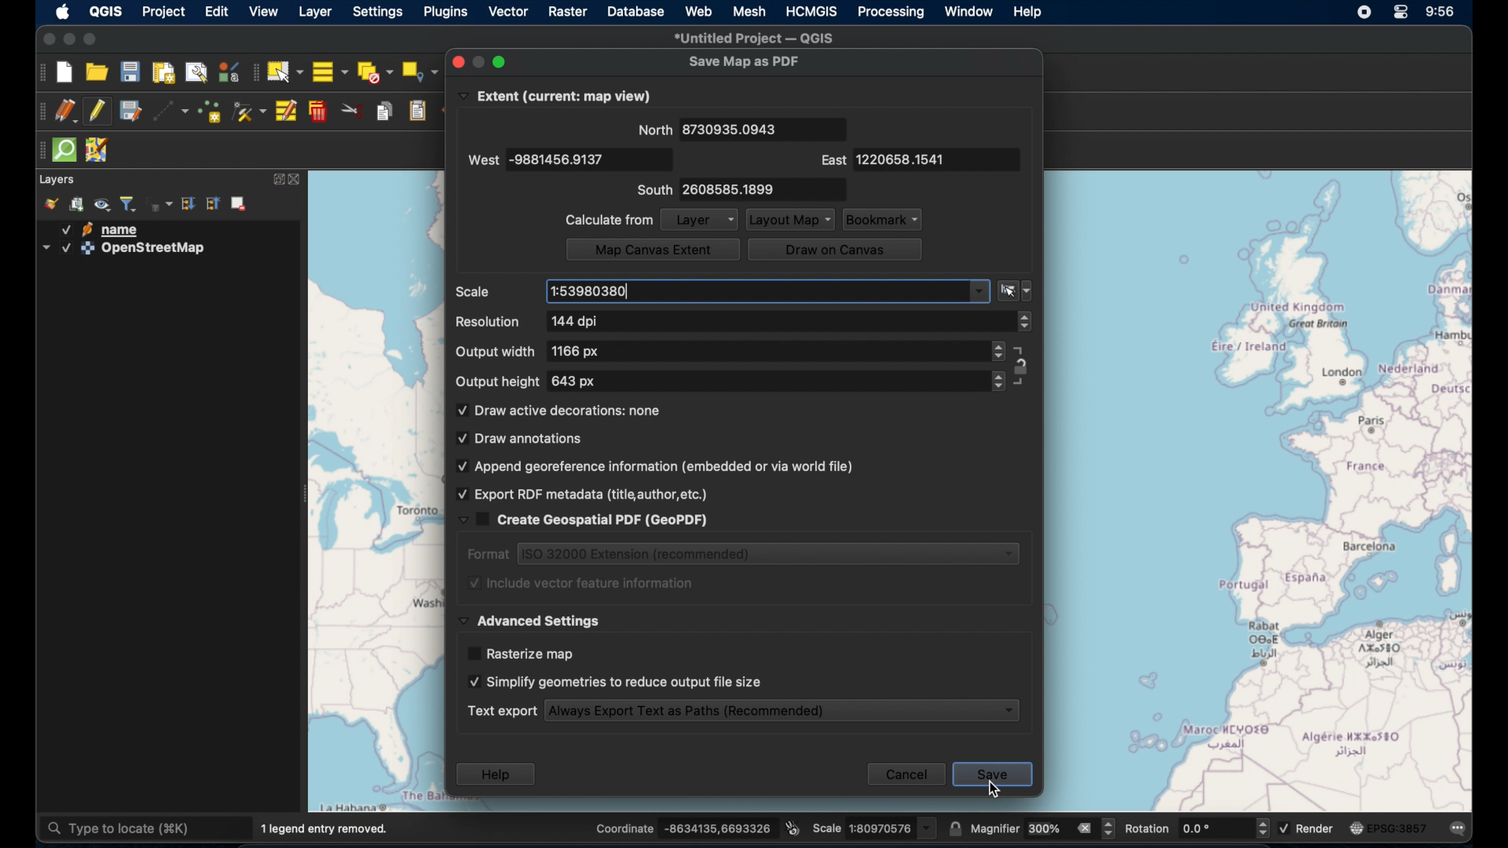  I want to click on current csr, so click(1389, 828).